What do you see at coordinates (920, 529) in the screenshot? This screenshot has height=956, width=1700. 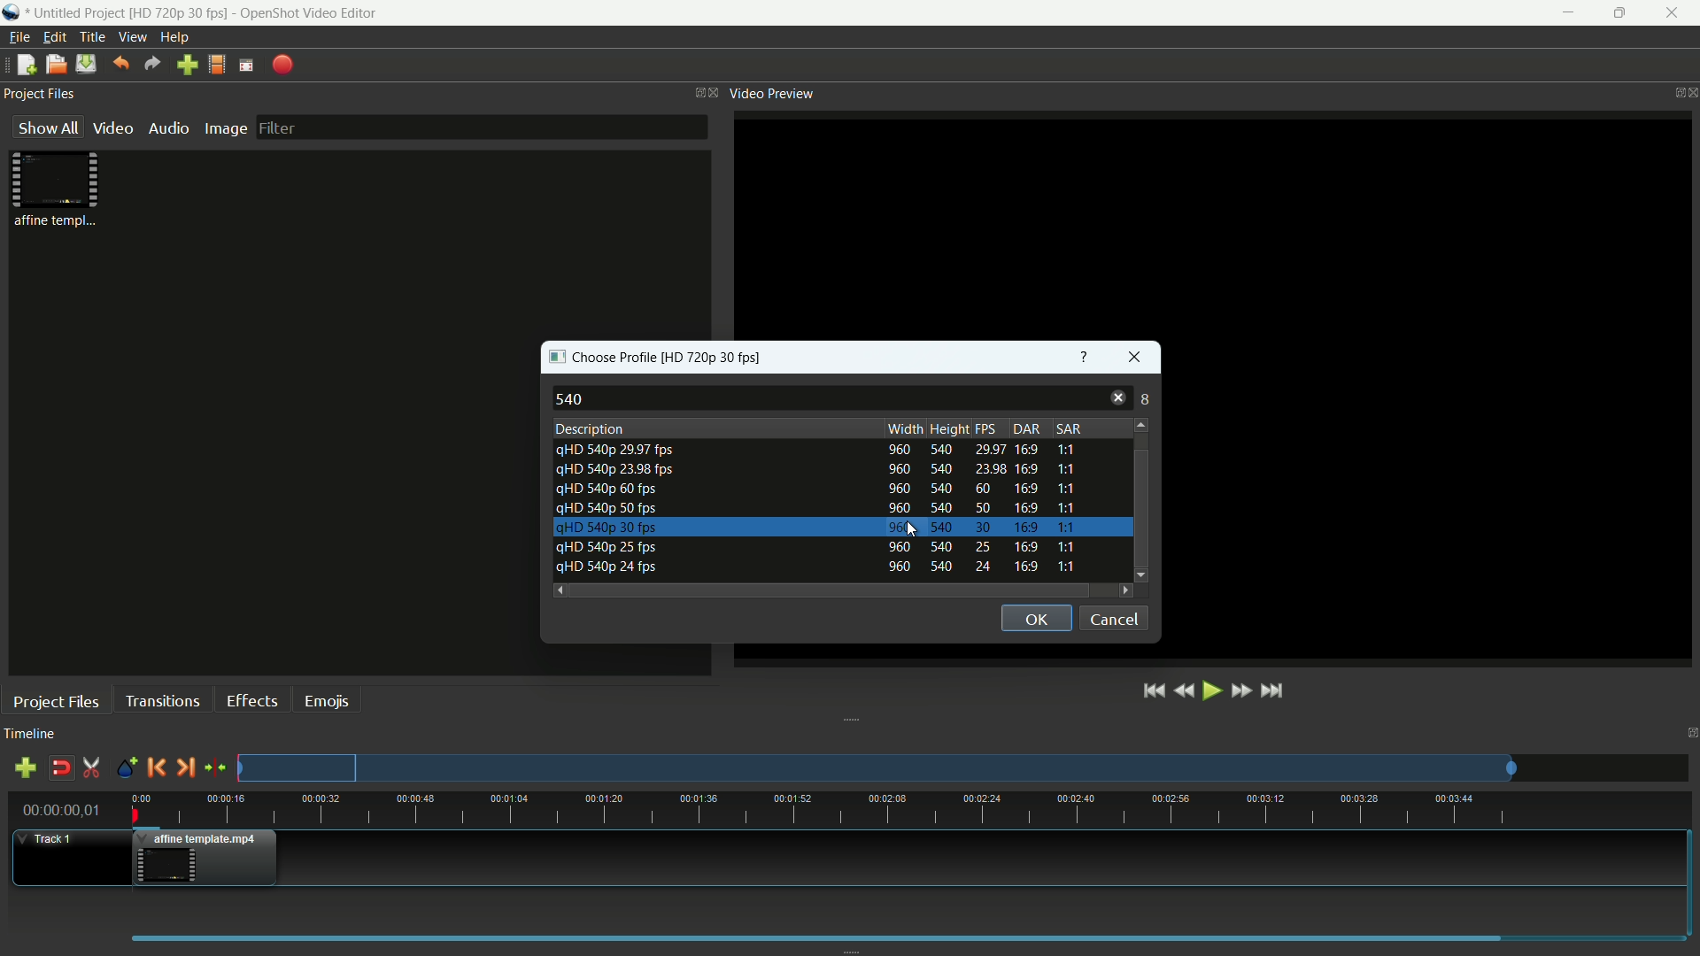 I see `cursor` at bounding box center [920, 529].